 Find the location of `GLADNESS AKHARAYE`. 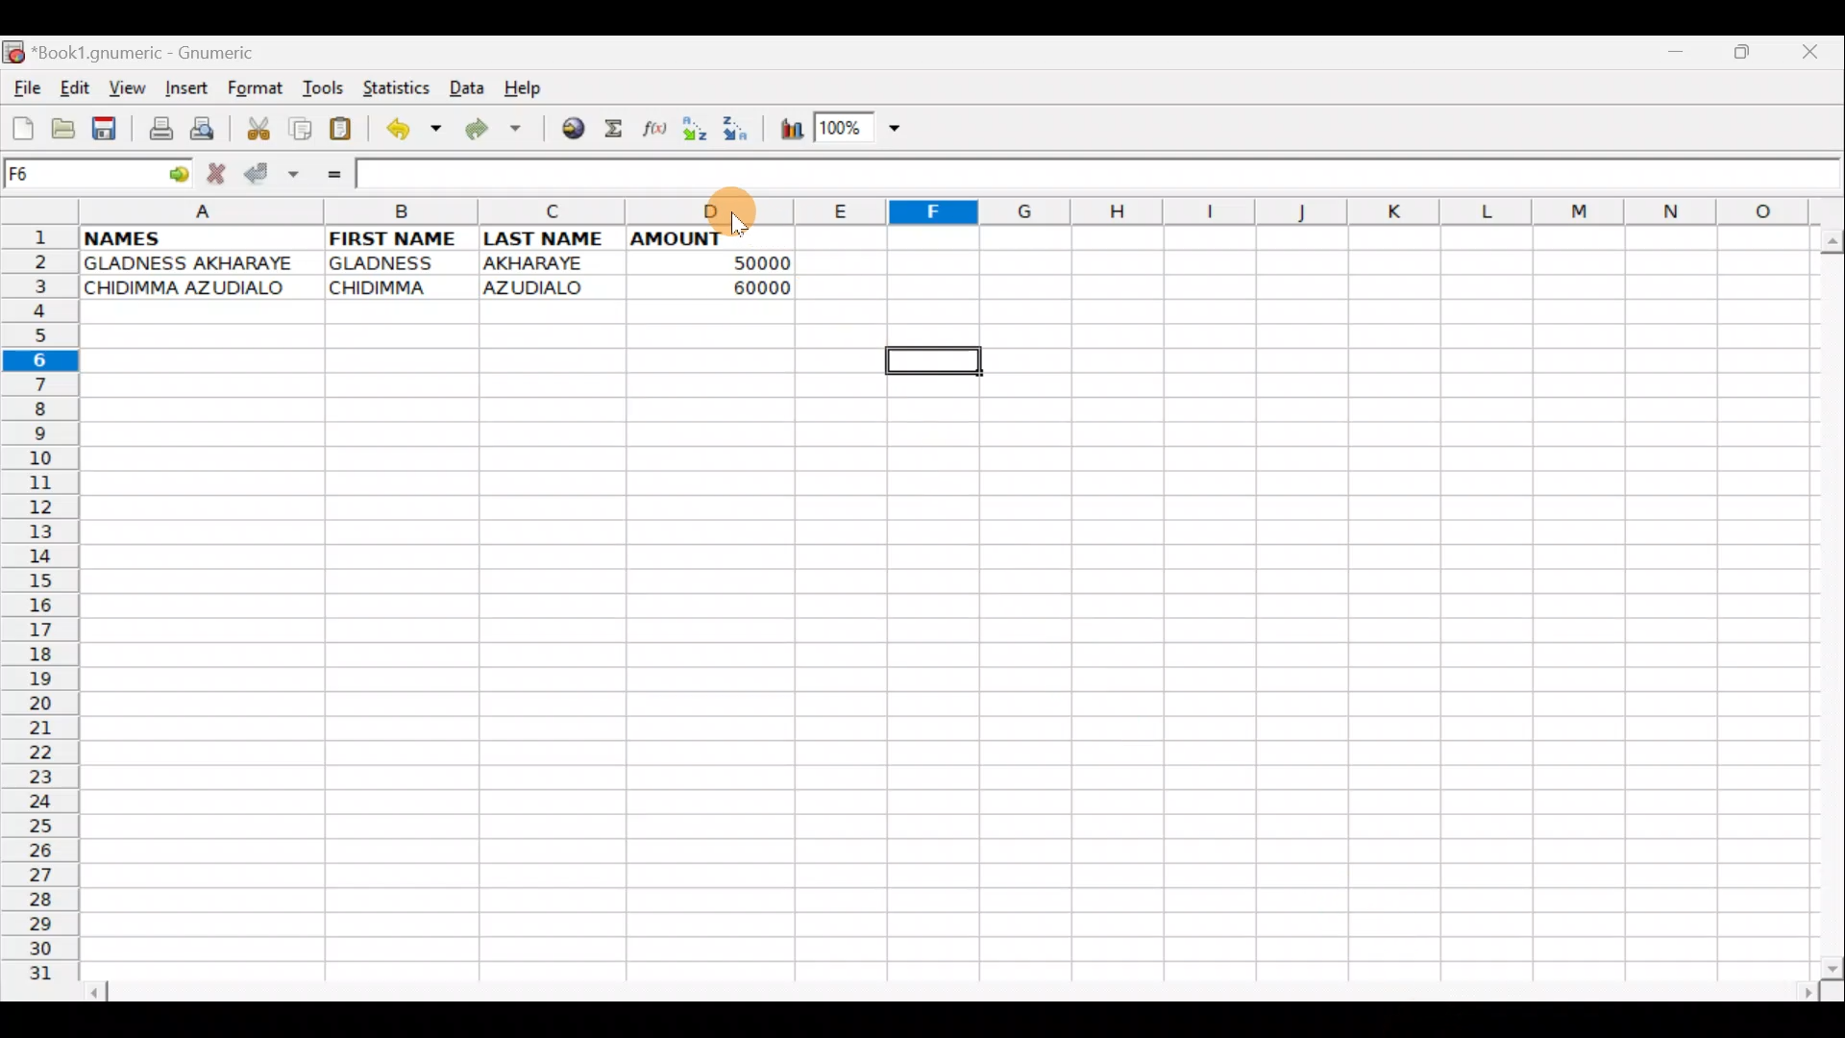

GLADNESS AKHARAYE is located at coordinates (196, 262).